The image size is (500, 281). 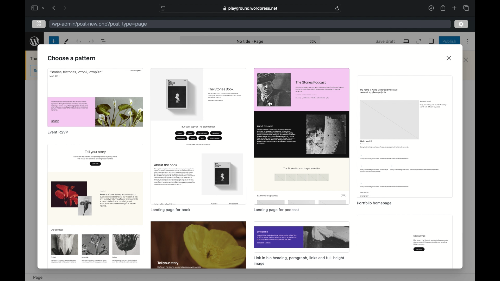 I want to click on landing page for podcast, so click(x=277, y=210).